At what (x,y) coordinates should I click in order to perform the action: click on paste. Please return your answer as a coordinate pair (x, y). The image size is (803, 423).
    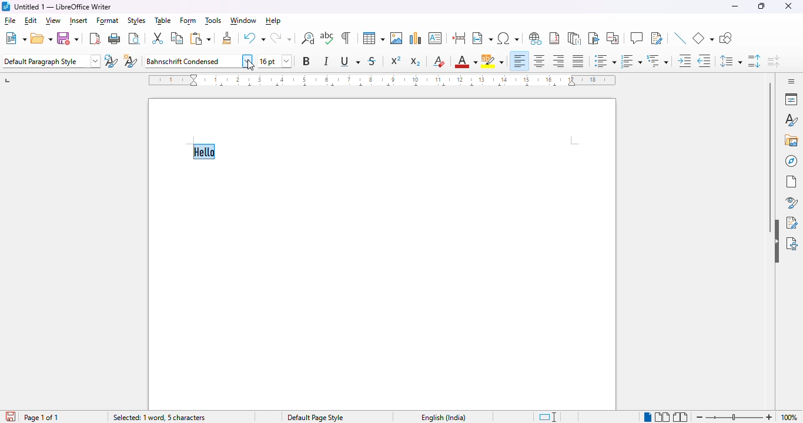
    Looking at the image, I should click on (201, 38).